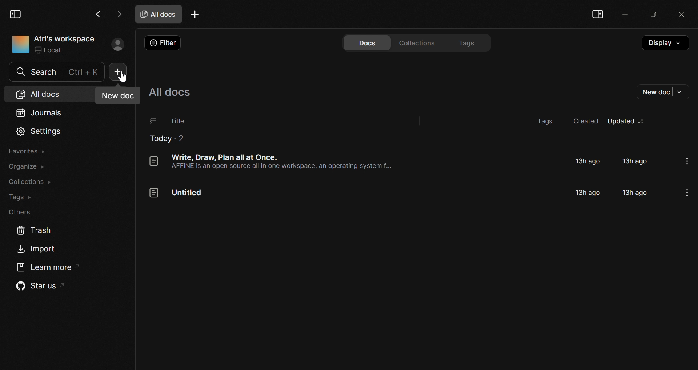 The width and height of the screenshot is (698, 370). I want to click on AFFINE is an open source all in one workspace, an operating system f..., so click(280, 166).